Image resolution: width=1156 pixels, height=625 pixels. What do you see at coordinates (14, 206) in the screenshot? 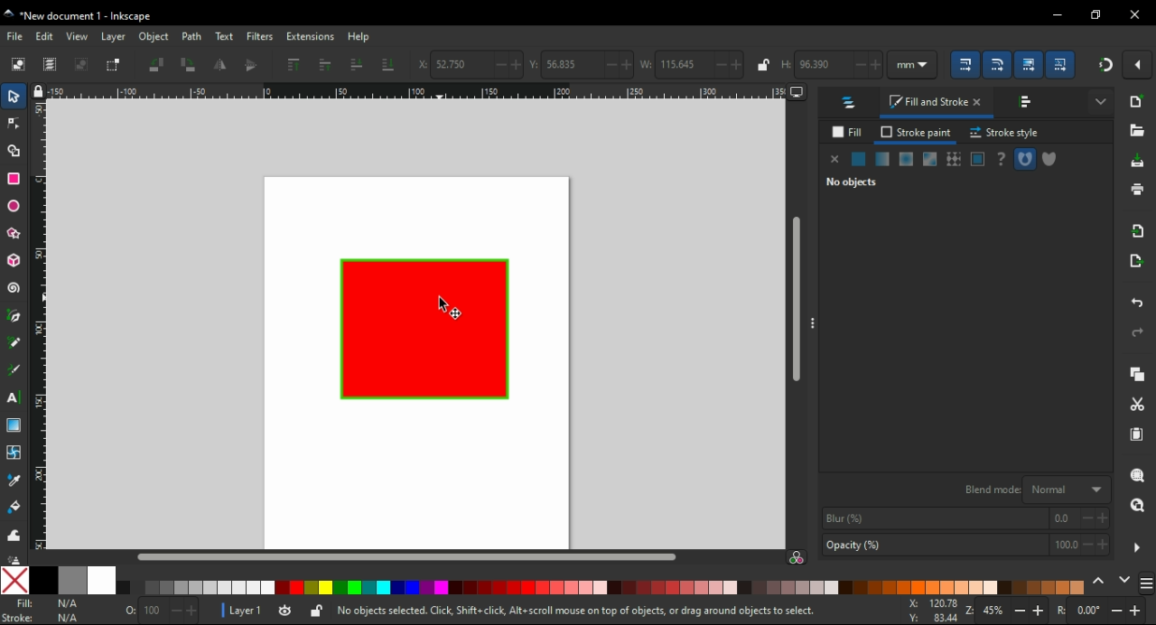
I see `ellipse/arc tool` at bounding box center [14, 206].